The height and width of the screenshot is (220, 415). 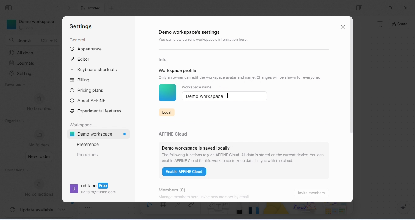 What do you see at coordinates (70, 8) in the screenshot?
I see `go previous` at bounding box center [70, 8].